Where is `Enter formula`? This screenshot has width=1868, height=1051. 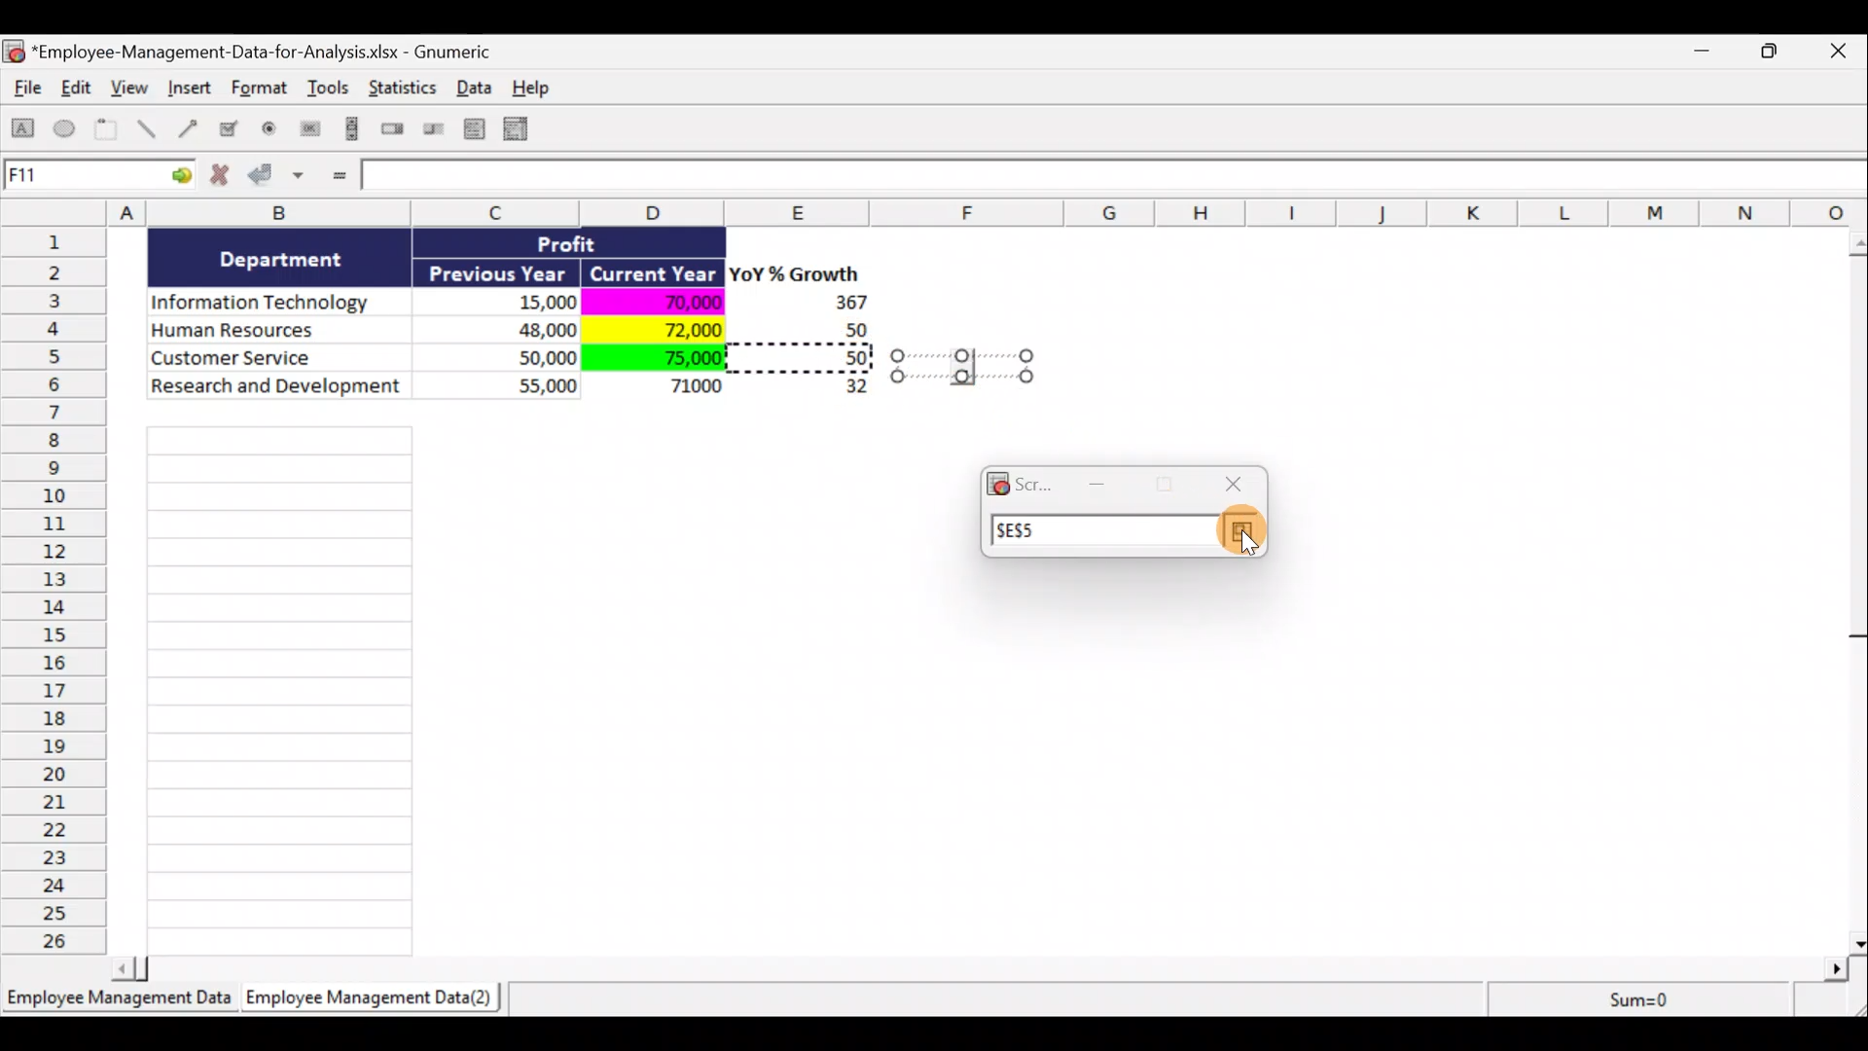 Enter formula is located at coordinates (337, 177).